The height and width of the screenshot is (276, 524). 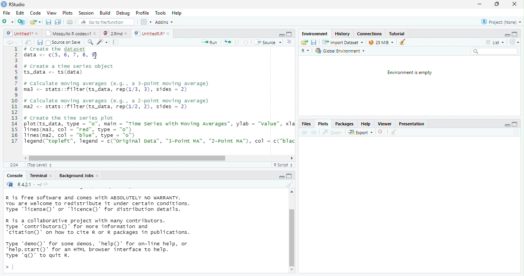 What do you see at coordinates (176, 13) in the screenshot?
I see `Hep` at bounding box center [176, 13].